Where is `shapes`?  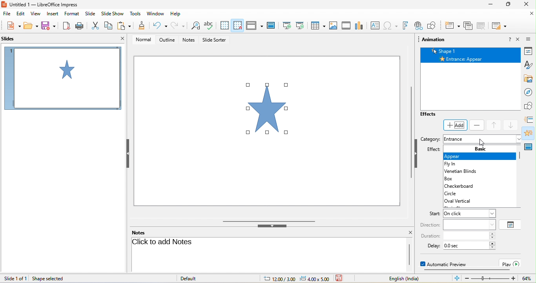
shapes is located at coordinates (530, 105).